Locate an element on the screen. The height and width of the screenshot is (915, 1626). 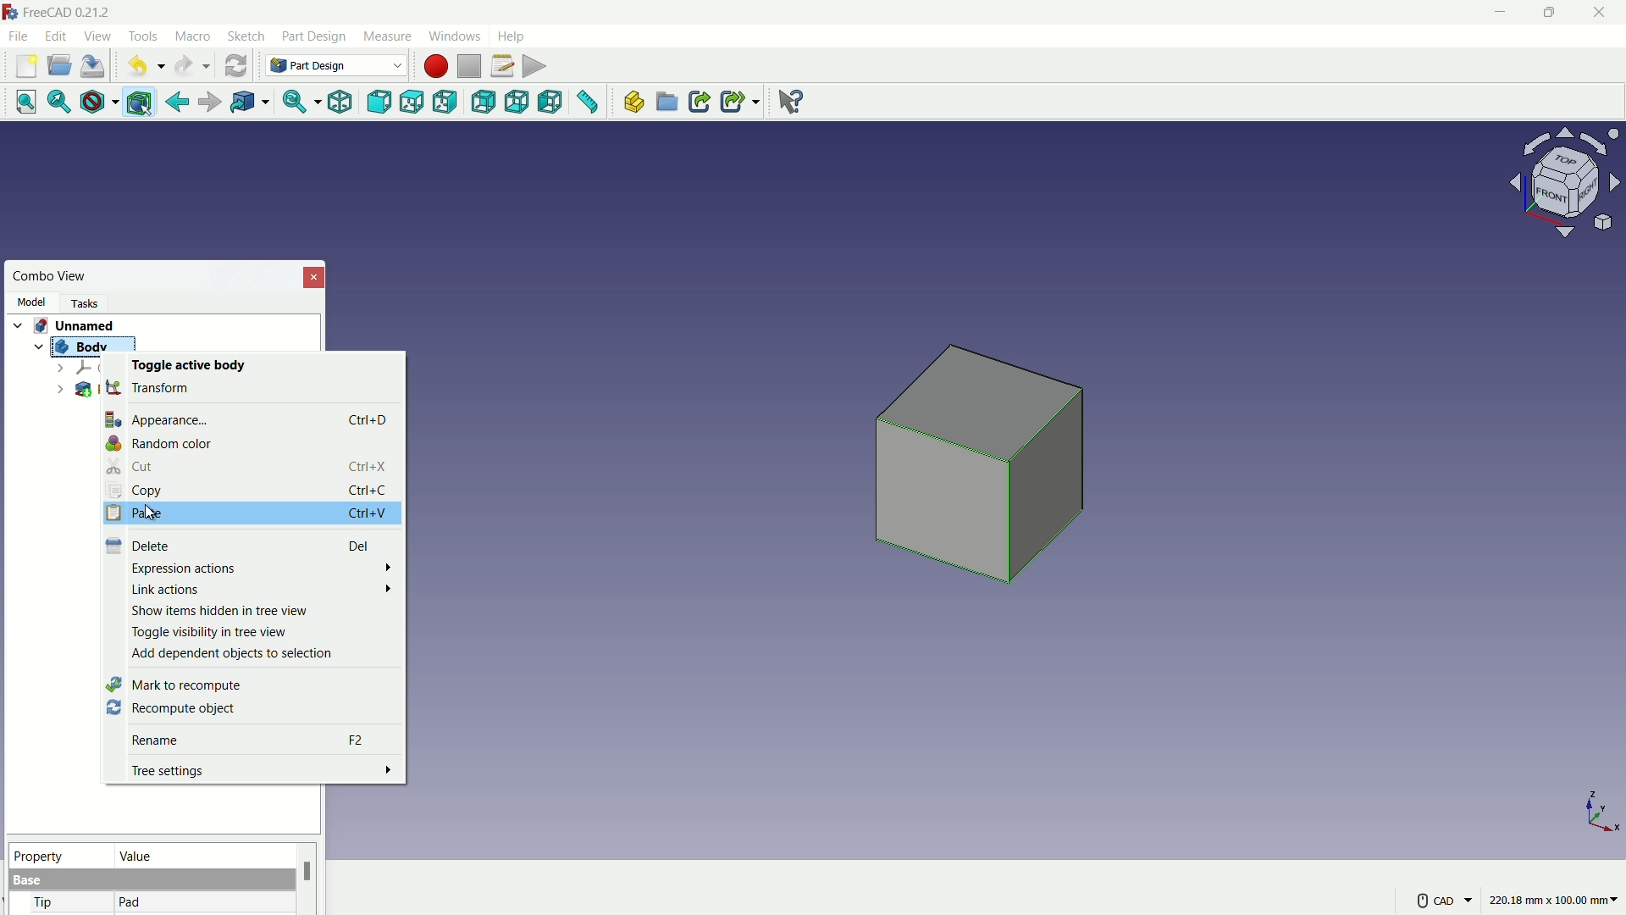
execute macros is located at coordinates (536, 64).